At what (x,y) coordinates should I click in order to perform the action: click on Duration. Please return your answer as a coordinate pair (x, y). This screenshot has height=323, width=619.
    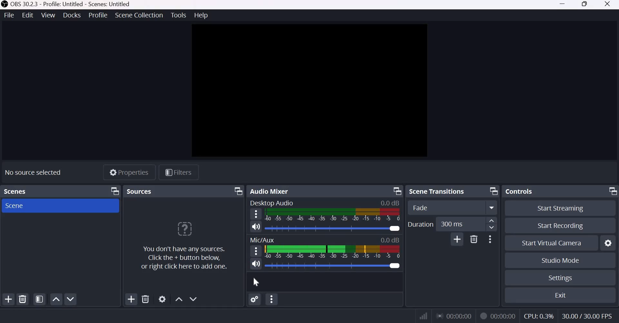
    Looking at the image, I should click on (420, 224).